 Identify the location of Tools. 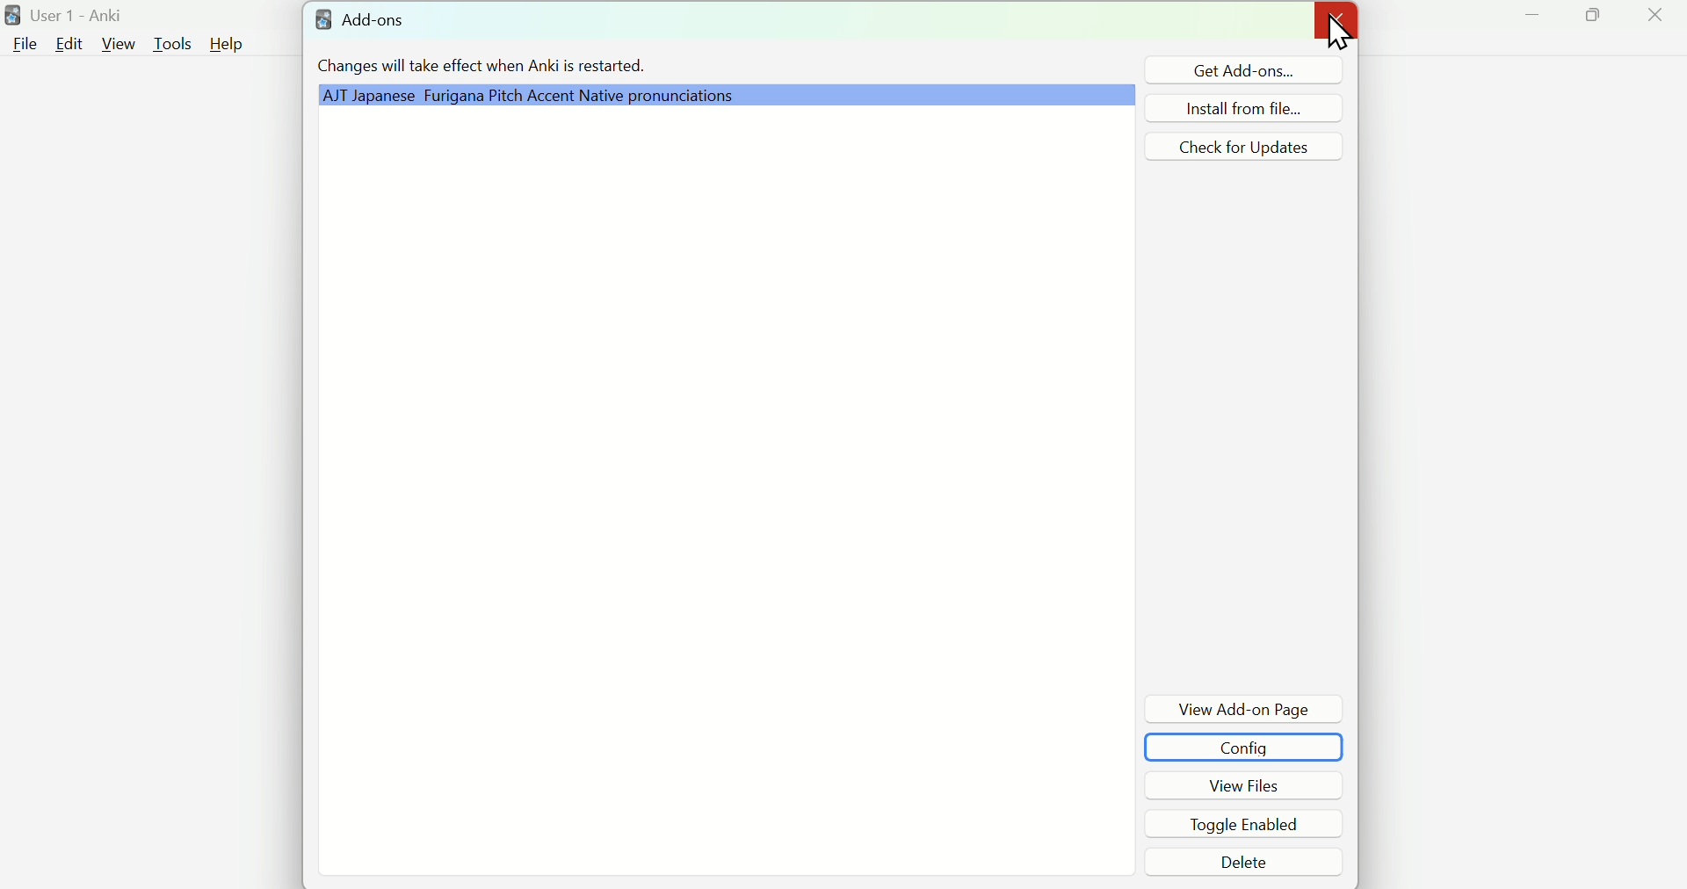
(171, 44).